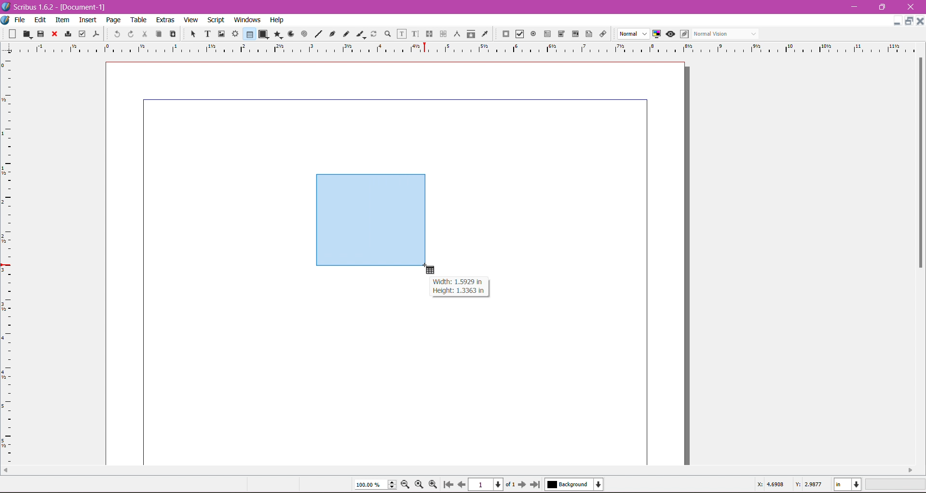 The height and width of the screenshot is (493, 926). What do you see at coordinates (189, 33) in the screenshot?
I see `Select Item` at bounding box center [189, 33].